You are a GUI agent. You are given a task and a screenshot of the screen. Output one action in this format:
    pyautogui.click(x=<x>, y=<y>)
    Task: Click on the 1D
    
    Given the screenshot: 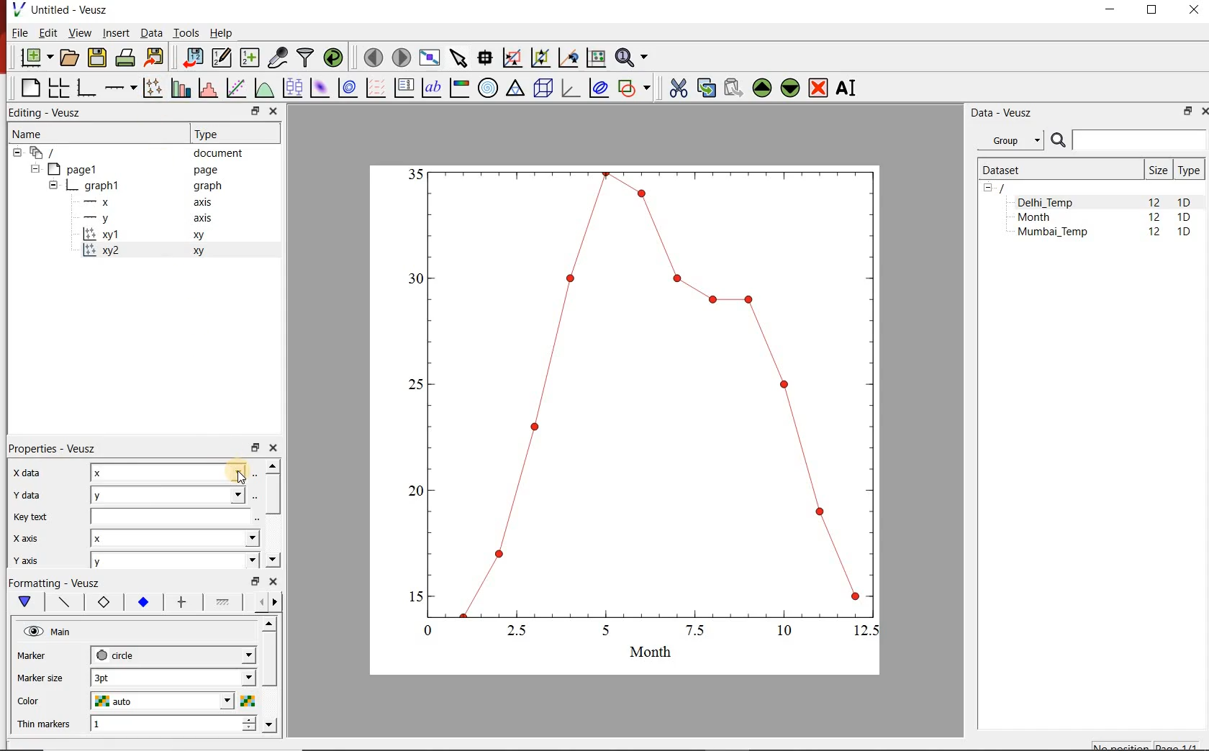 What is the action you would take?
    pyautogui.click(x=1185, y=202)
    